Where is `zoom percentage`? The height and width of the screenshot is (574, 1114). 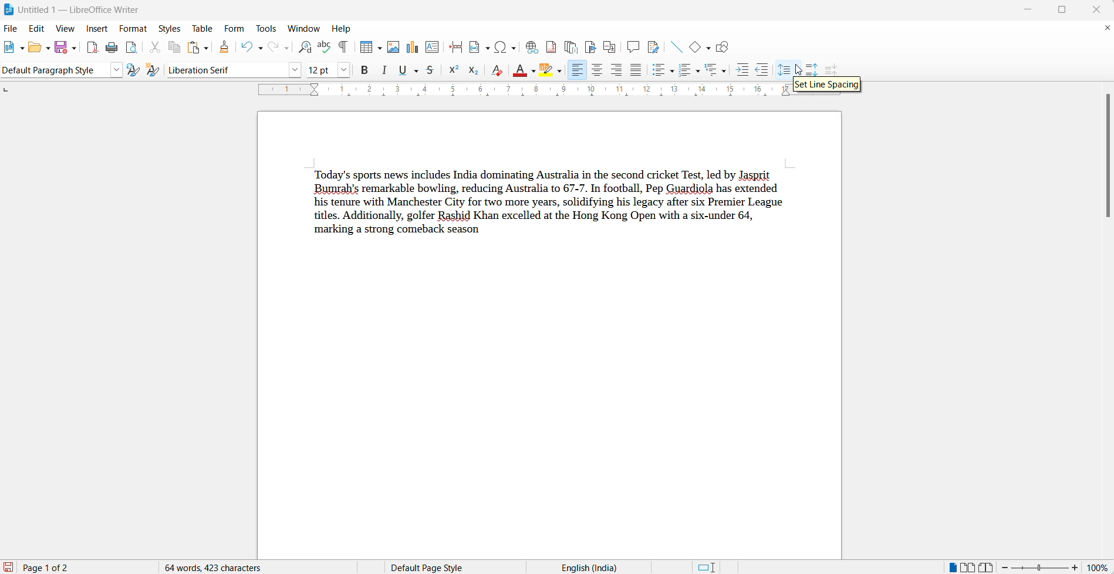
zoom percentage is located at coordinates (1099, 566).